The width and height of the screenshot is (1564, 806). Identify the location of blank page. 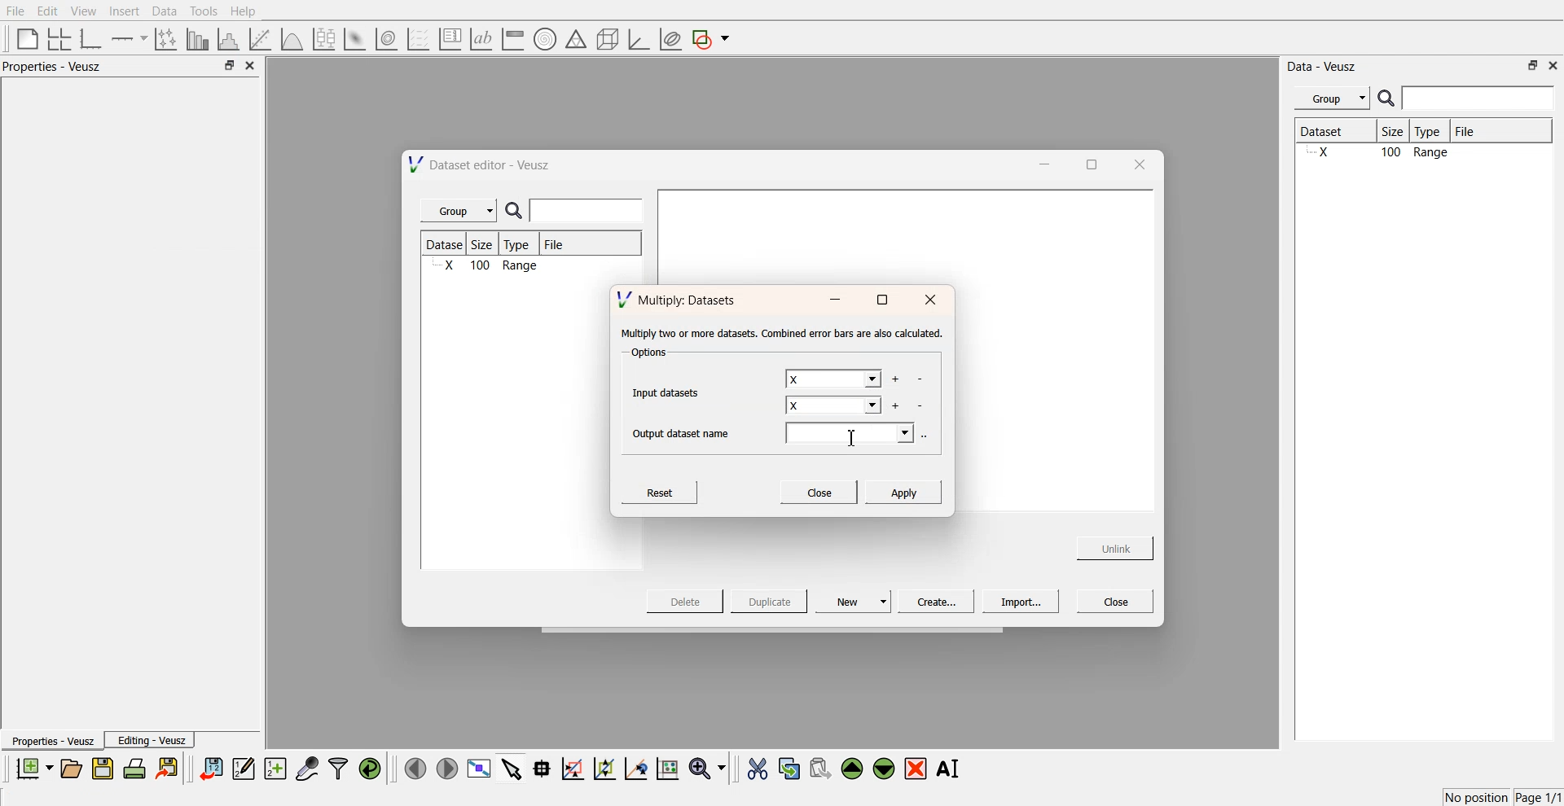
(24, 37).